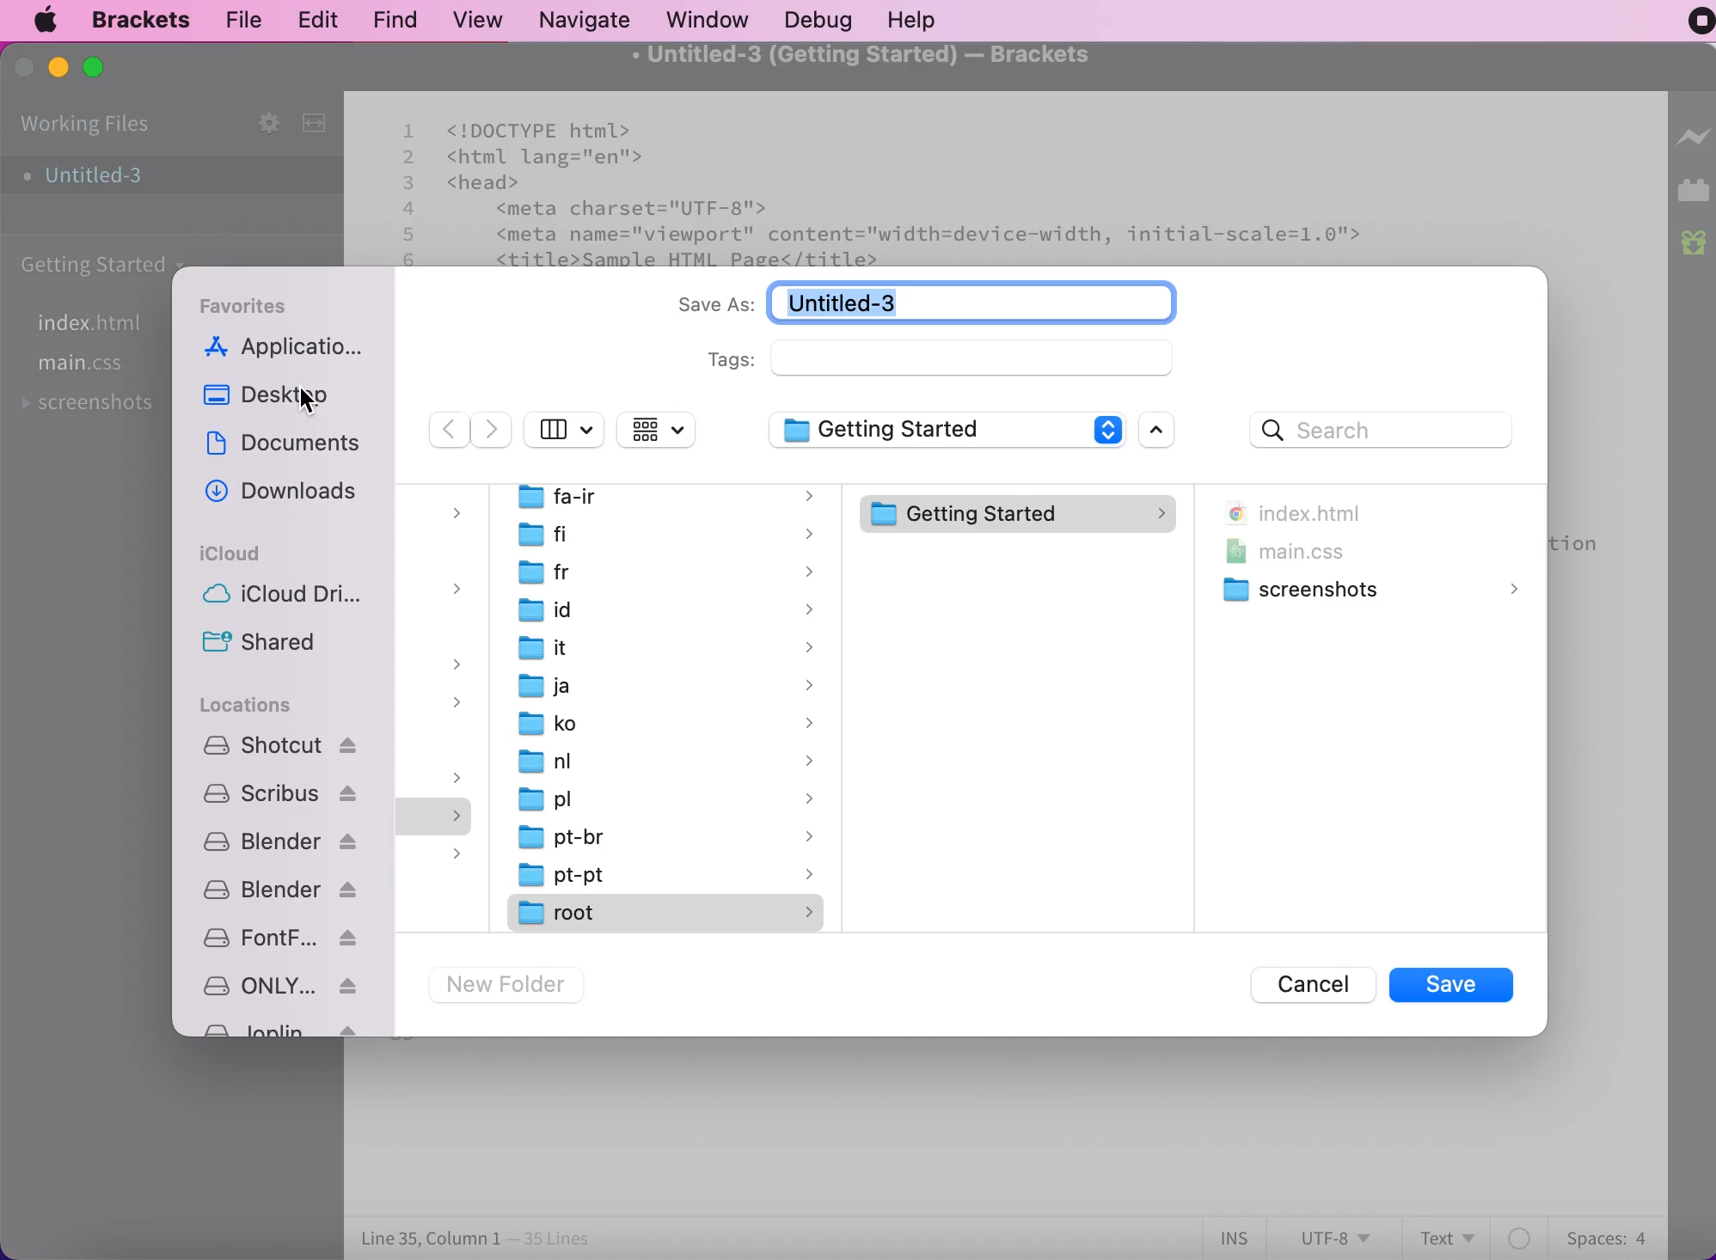 Image resolution: width=1716 pixels, height=1260 pixels. What do you see at coordinates (96, 74) in the screenshot?
I see `maximize` at bounding box center [96, 74].